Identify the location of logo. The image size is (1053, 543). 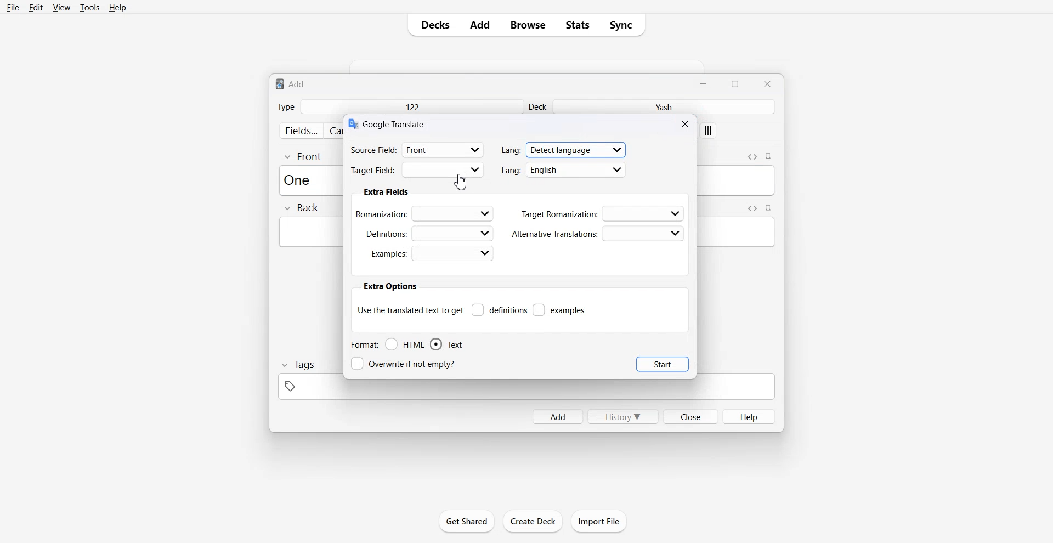
(352, 124).